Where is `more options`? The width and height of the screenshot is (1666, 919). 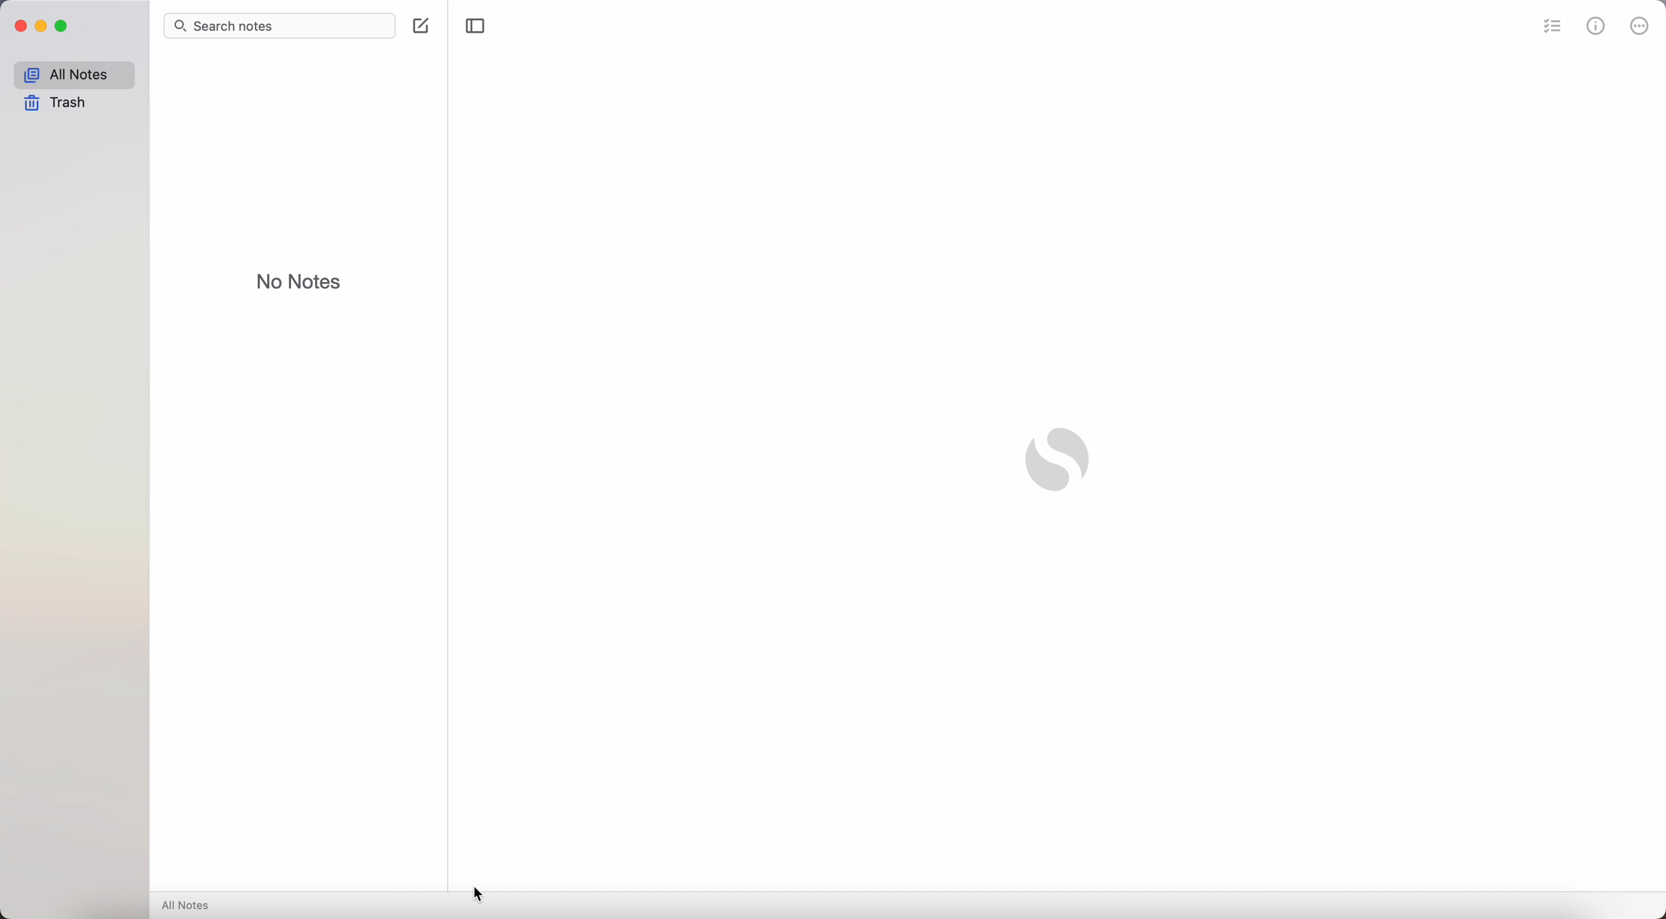 more options is located at coordinates (1641, 25).